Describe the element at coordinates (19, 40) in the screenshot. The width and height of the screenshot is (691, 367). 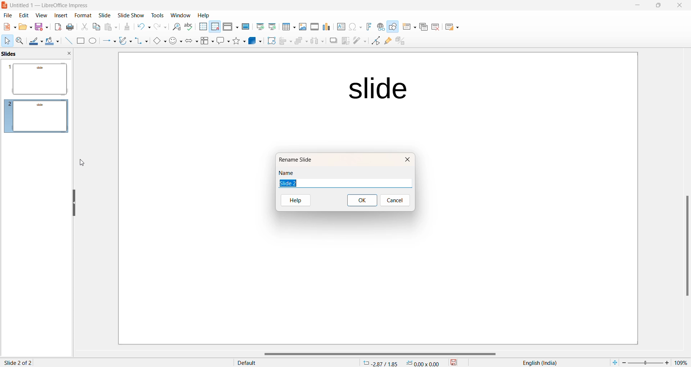
I see `Zoom and pan` at that location.